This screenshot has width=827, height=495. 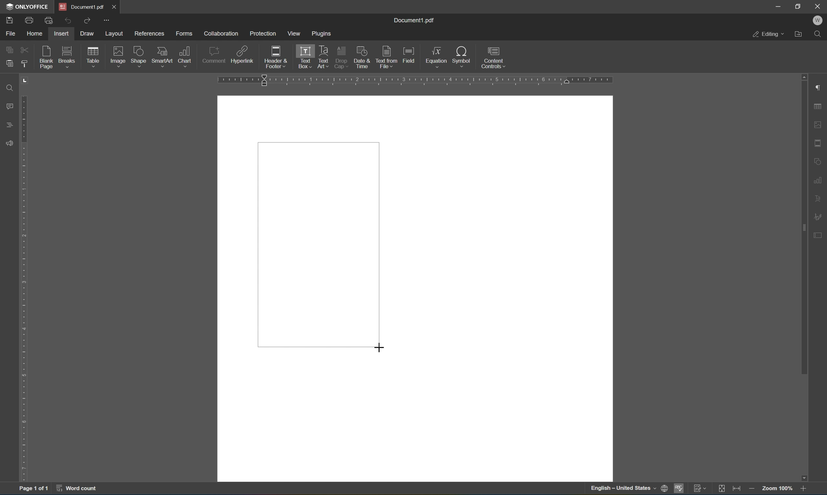 I want to click on text from file, so click(x=388, y=57).